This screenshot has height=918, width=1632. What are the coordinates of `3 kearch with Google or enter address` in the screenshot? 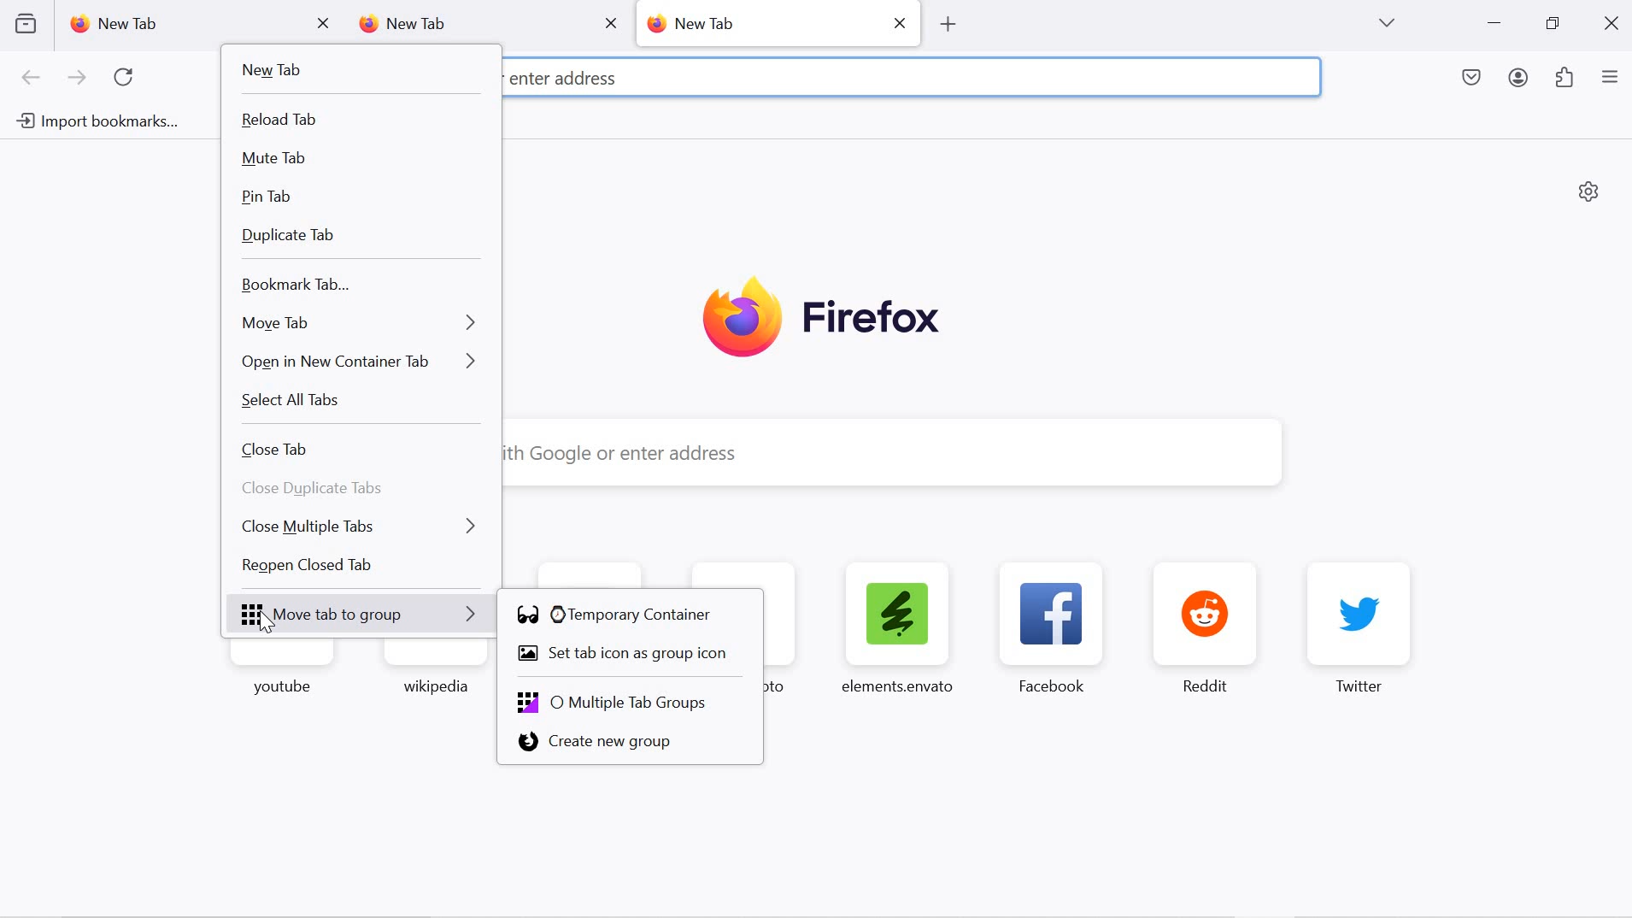 It's located at (688, 74).